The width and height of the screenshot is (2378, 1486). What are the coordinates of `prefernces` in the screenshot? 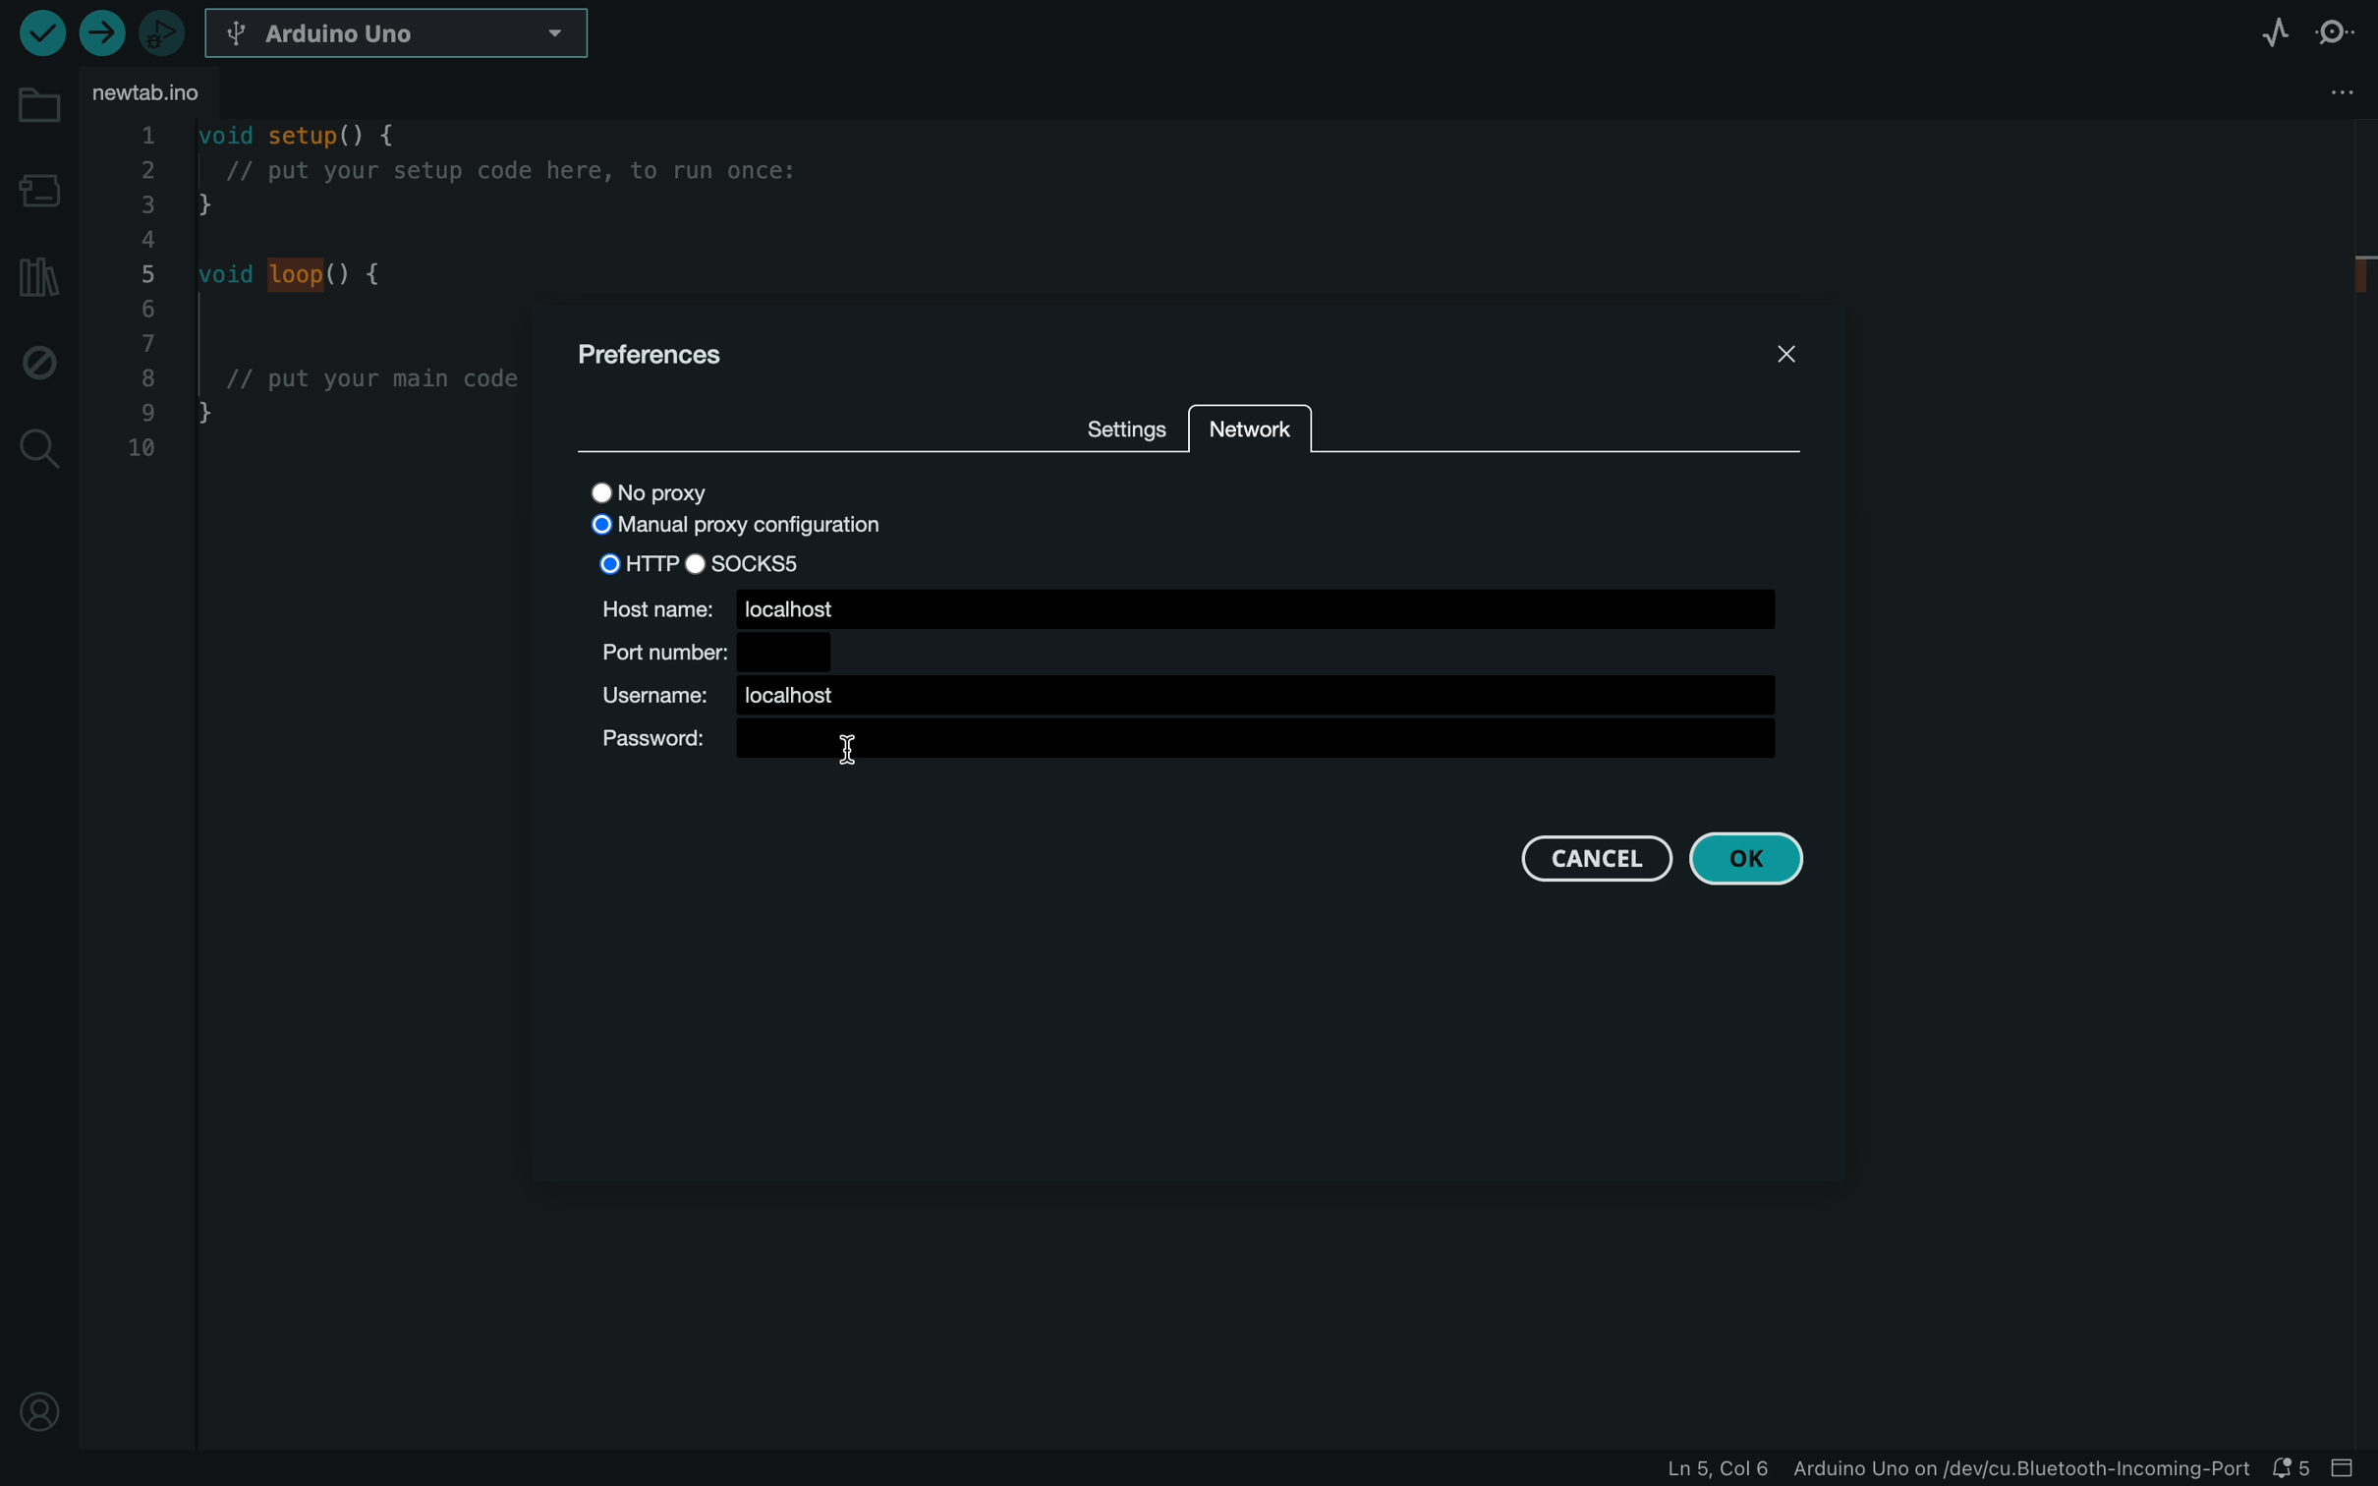 It's located at (687, 351).